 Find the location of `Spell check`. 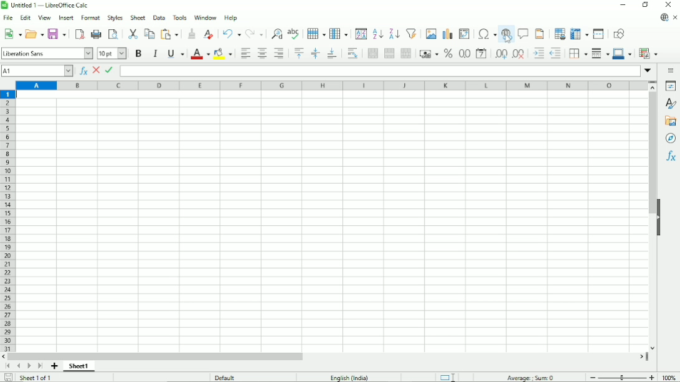

Spell check is located at coordinates (295, 34).